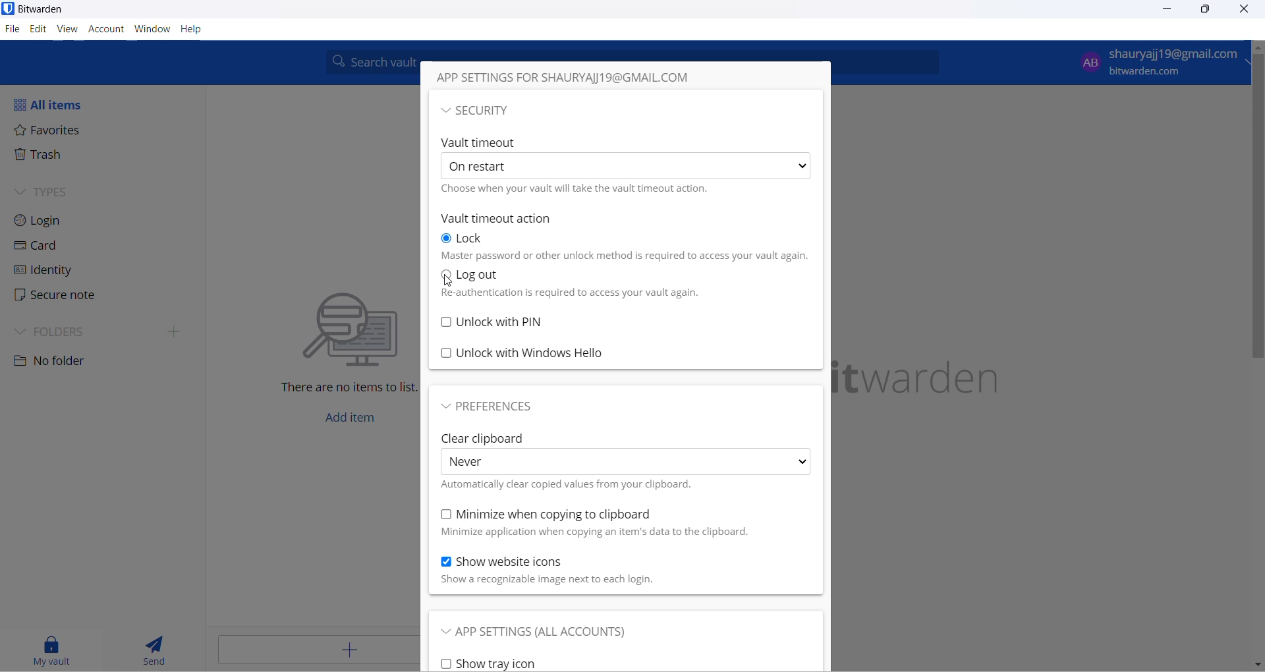  What do you see at coordinates (492, 408) in the screenshot?
I see `preferences button` at bounding box center [492, 408].